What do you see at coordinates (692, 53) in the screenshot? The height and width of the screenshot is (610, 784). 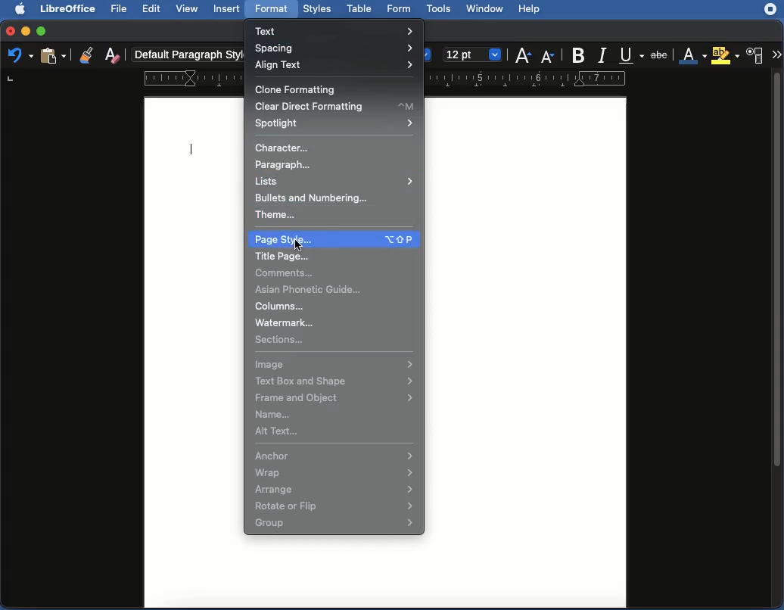 I see `Font color` at bounding box center [692, 53].